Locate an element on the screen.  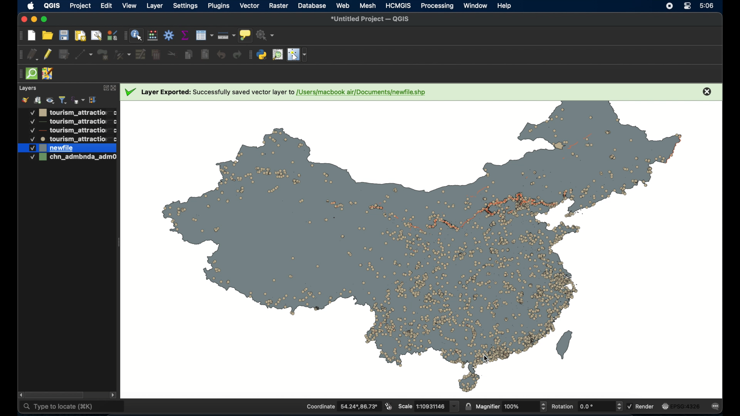
save project is located at coordinates (64, 35).